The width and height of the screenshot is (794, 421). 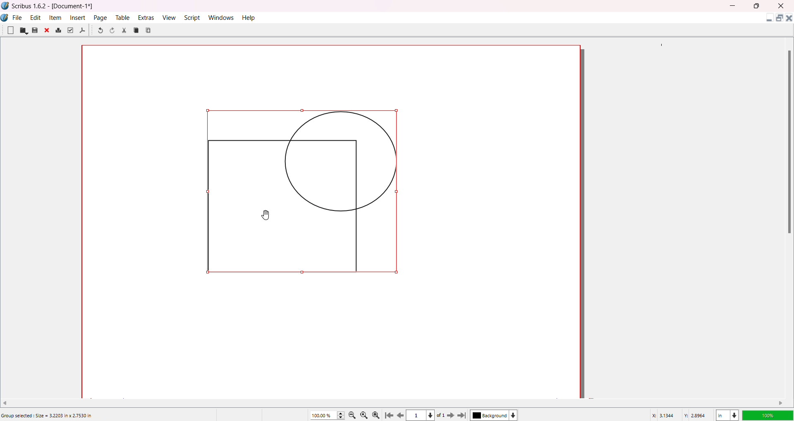 I want to click on Edit, so click(x=36, y=17).